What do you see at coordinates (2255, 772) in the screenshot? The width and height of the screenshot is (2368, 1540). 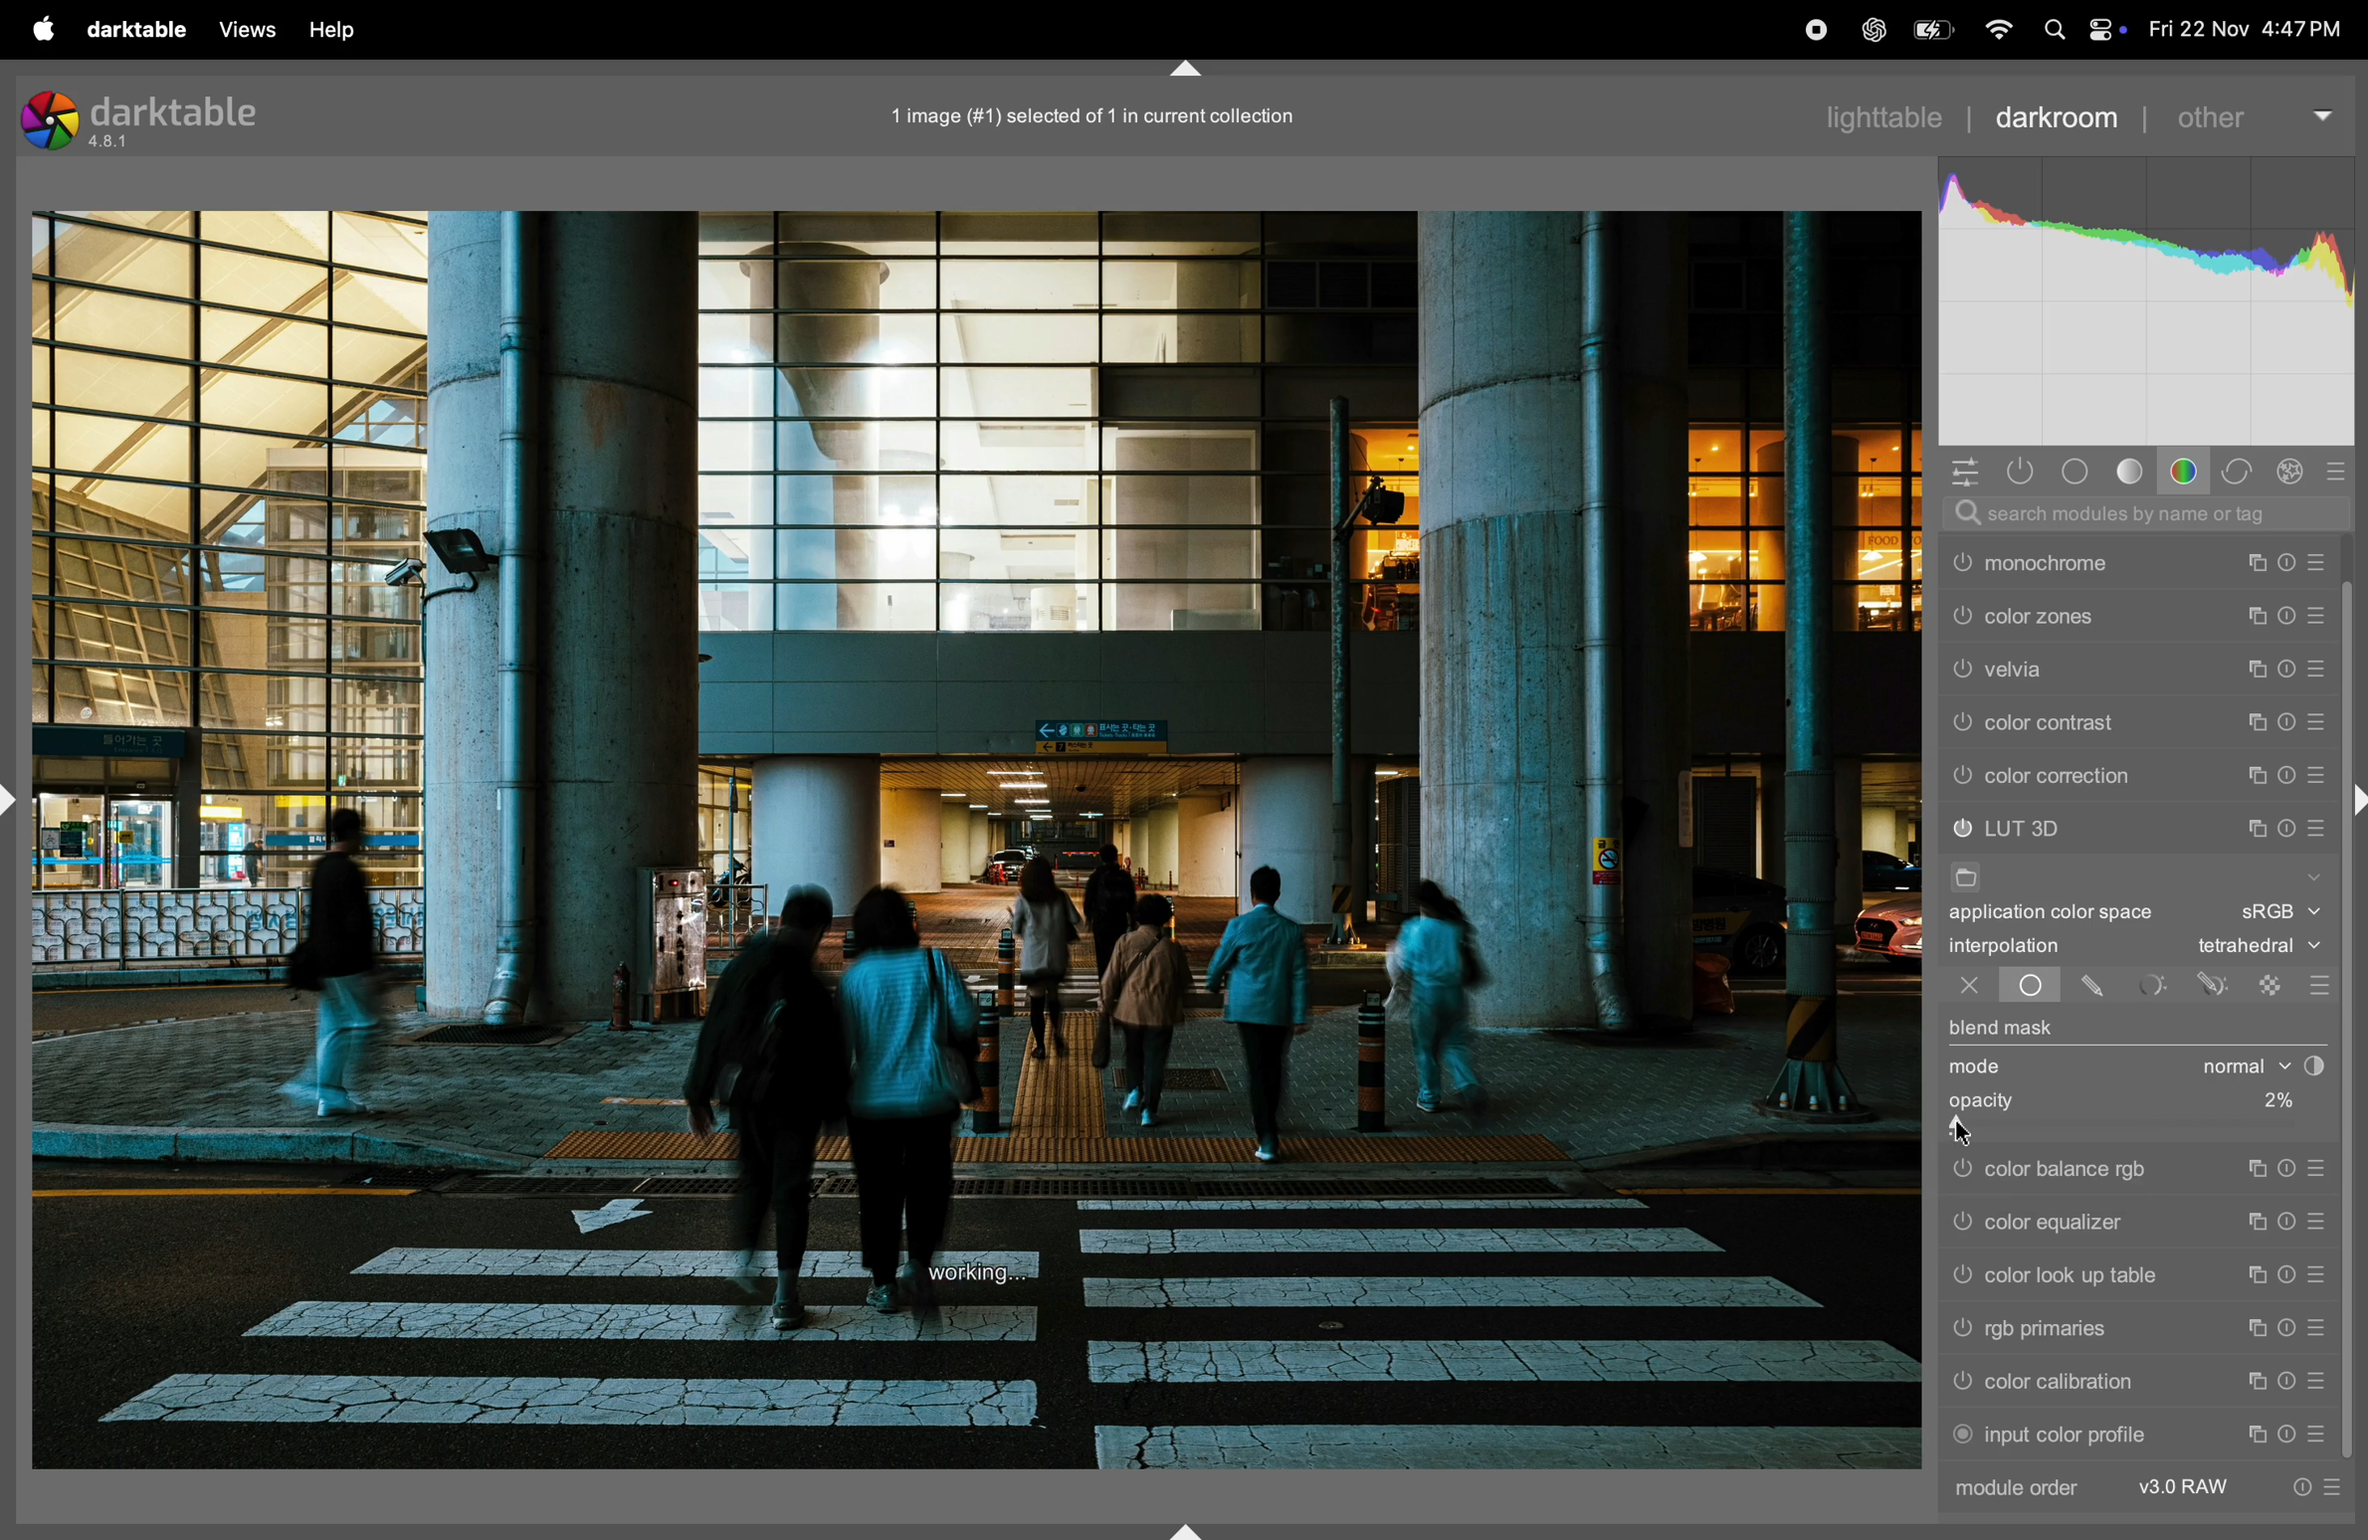 I see `multiple instance actions` at bounding box center [2255, 772].